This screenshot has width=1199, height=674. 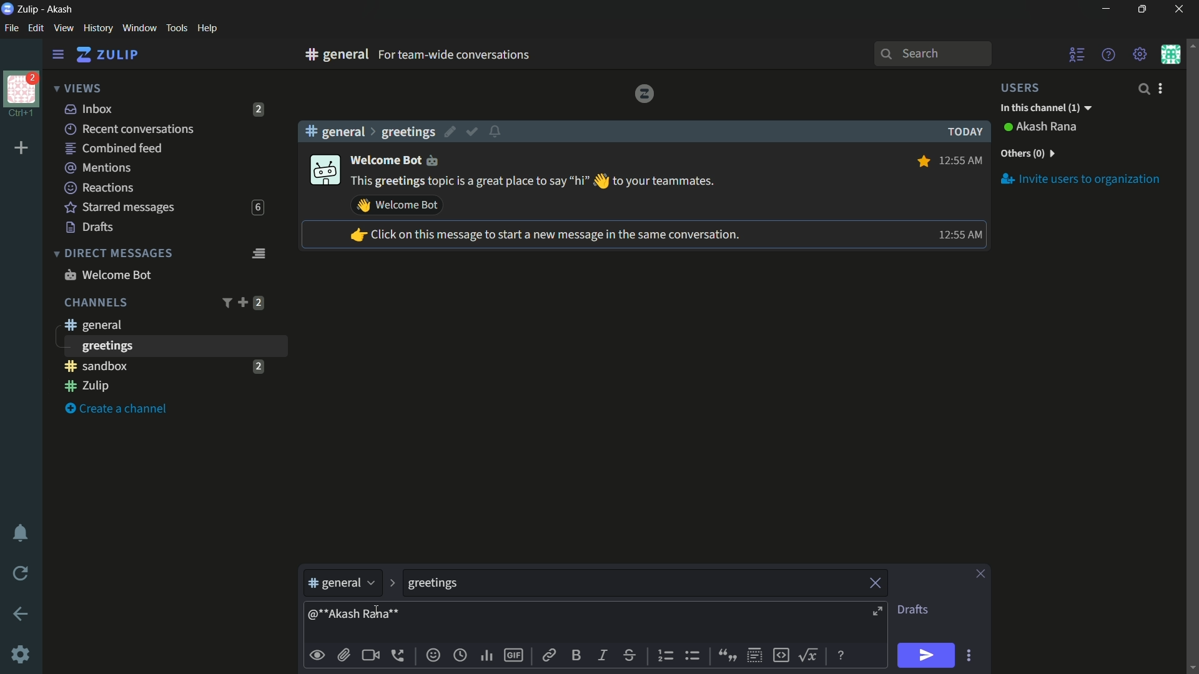 What do you see at coordinates (1046, 109) in the screenshot?
I see `in this channel` at bounding box center [1046, 109].